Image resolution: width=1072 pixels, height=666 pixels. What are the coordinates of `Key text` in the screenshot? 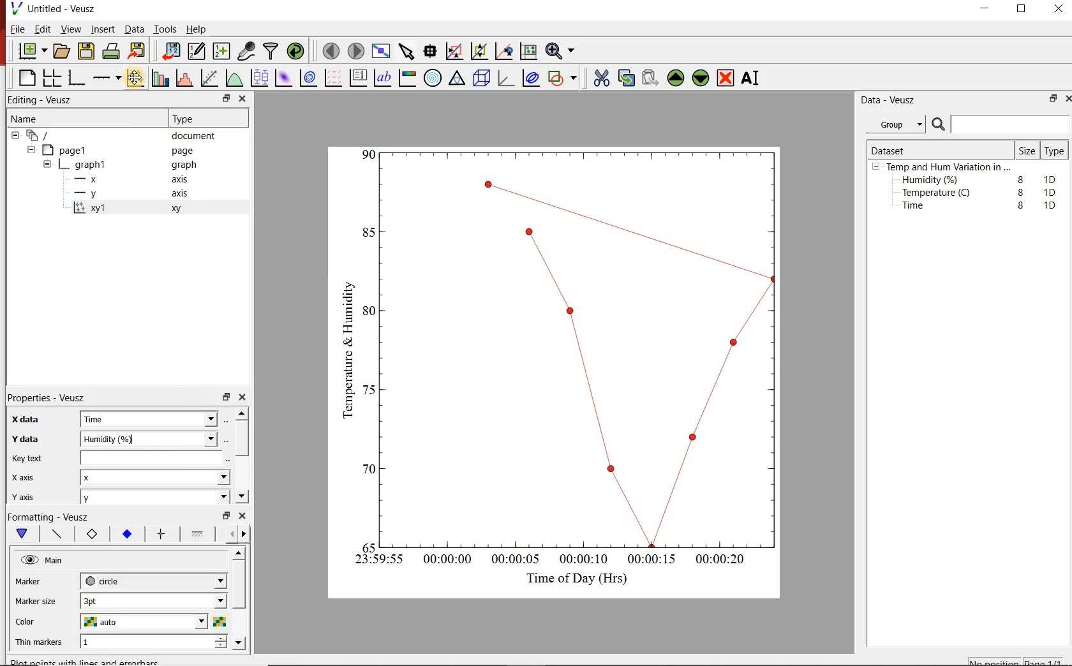 It's located at (110, 459).